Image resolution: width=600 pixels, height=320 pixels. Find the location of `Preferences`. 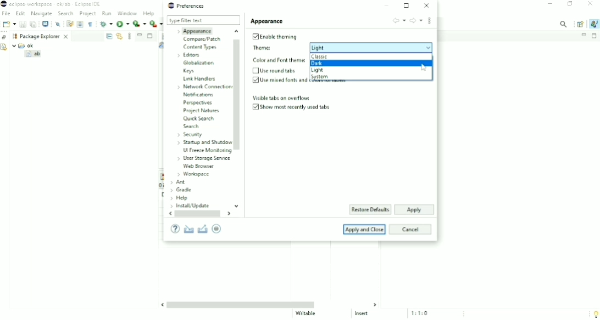

Preferences is located at coordinates (187, 5).